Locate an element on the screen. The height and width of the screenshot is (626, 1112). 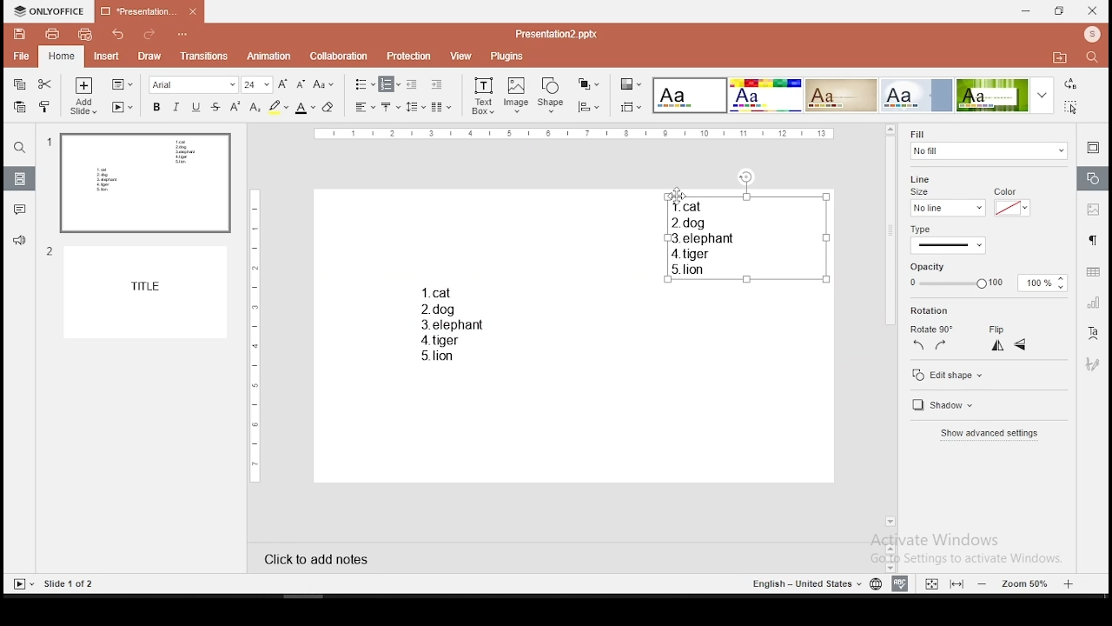
italics is located at coordinates (176, 106).